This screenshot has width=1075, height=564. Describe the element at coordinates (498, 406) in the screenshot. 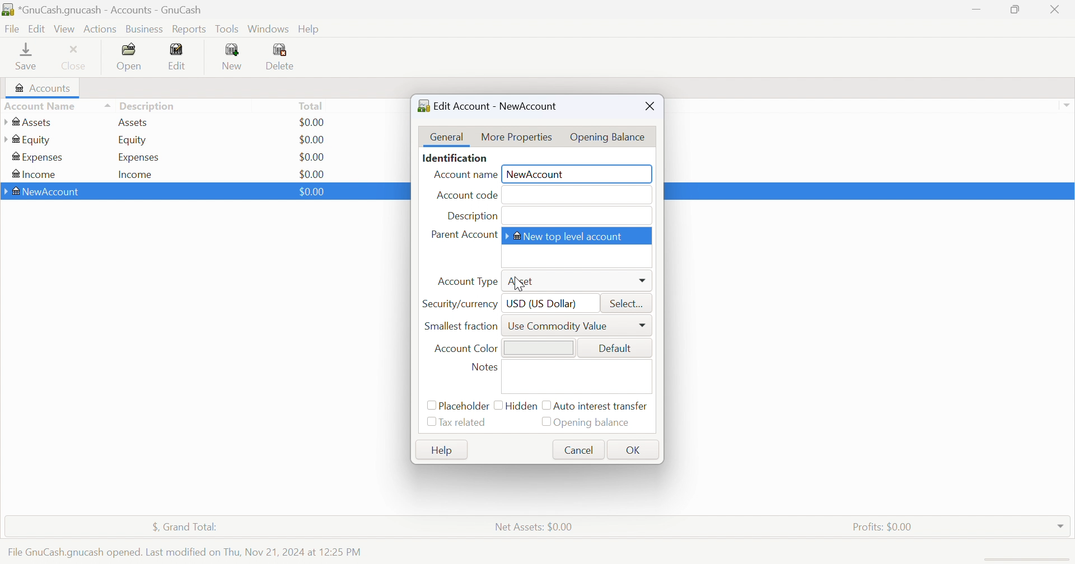

I see `checkbox` at that location.